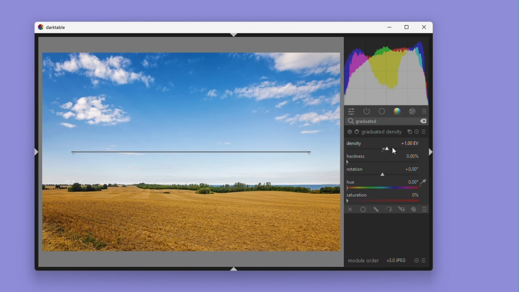 The image size is (519, 292). What do you see at coordinates (40, 27) in the screenshot?
I see `darktable logo` at bounding box center [40, 27].